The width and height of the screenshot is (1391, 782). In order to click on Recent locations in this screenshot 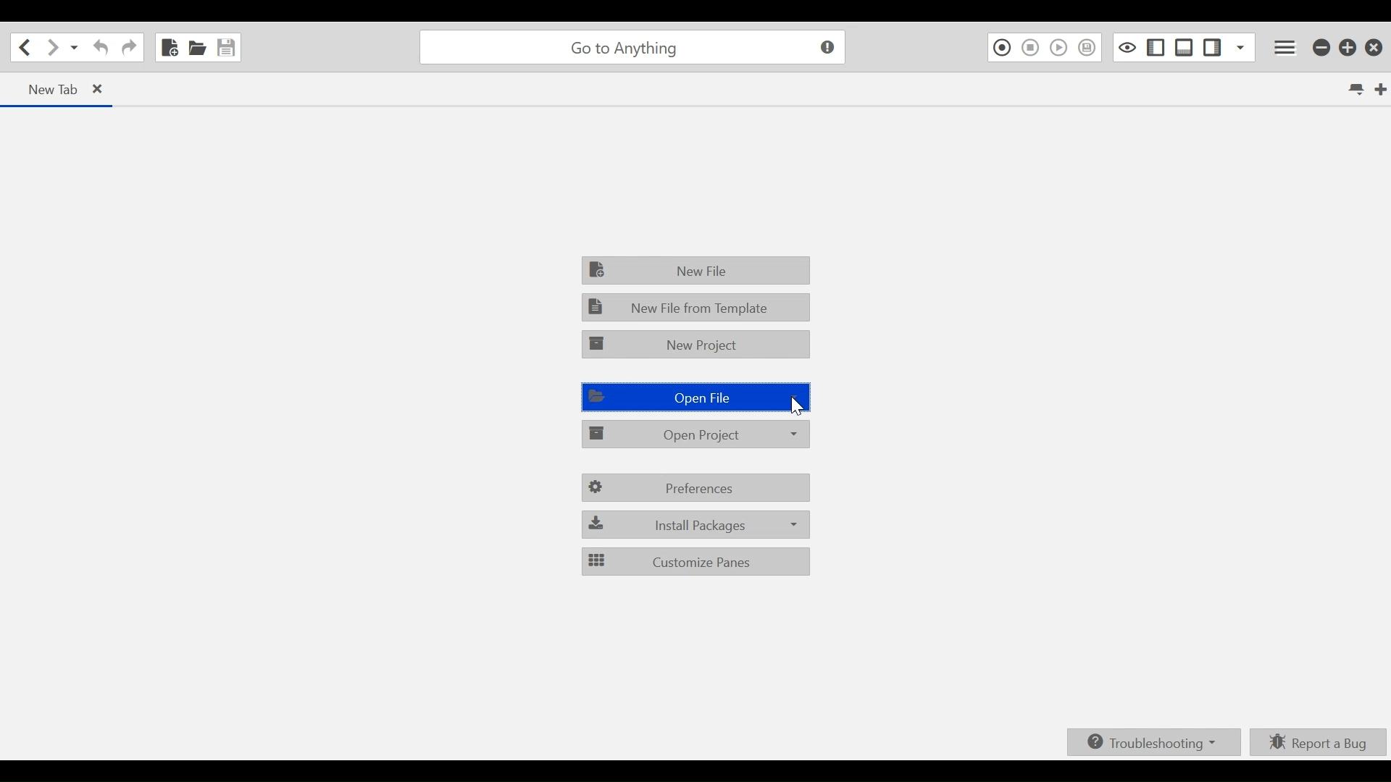, I will do `click(75, 48)`.